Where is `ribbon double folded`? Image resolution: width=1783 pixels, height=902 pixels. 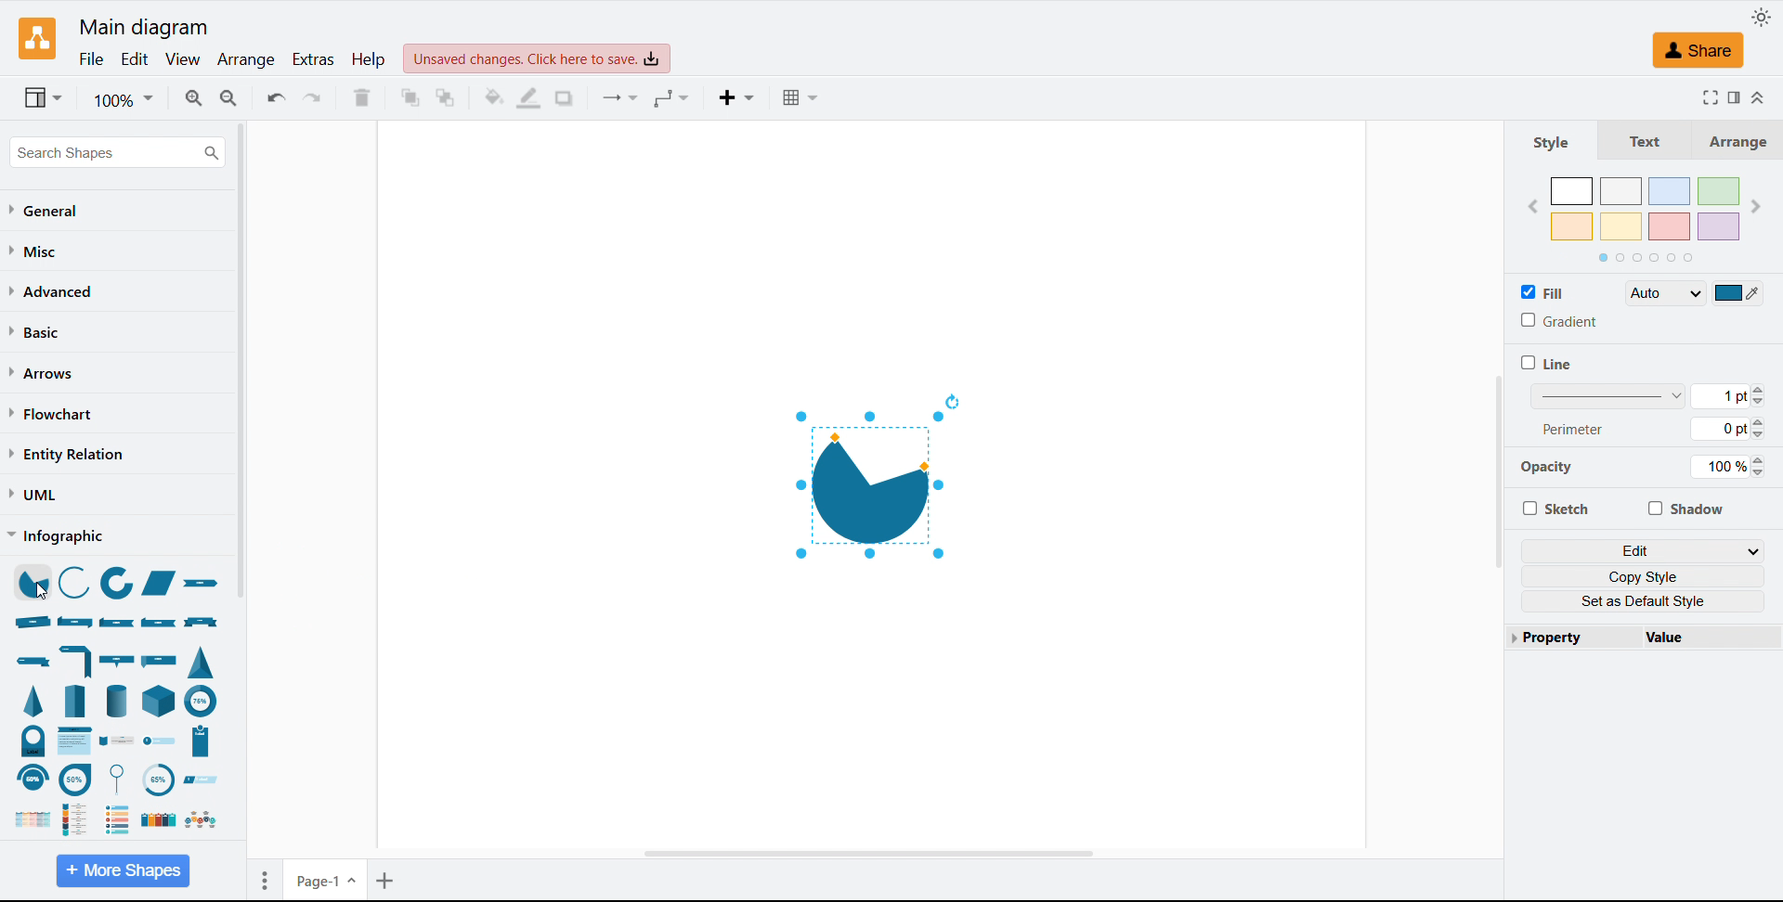
ribbon double folded is located at coordinates (76, 621).